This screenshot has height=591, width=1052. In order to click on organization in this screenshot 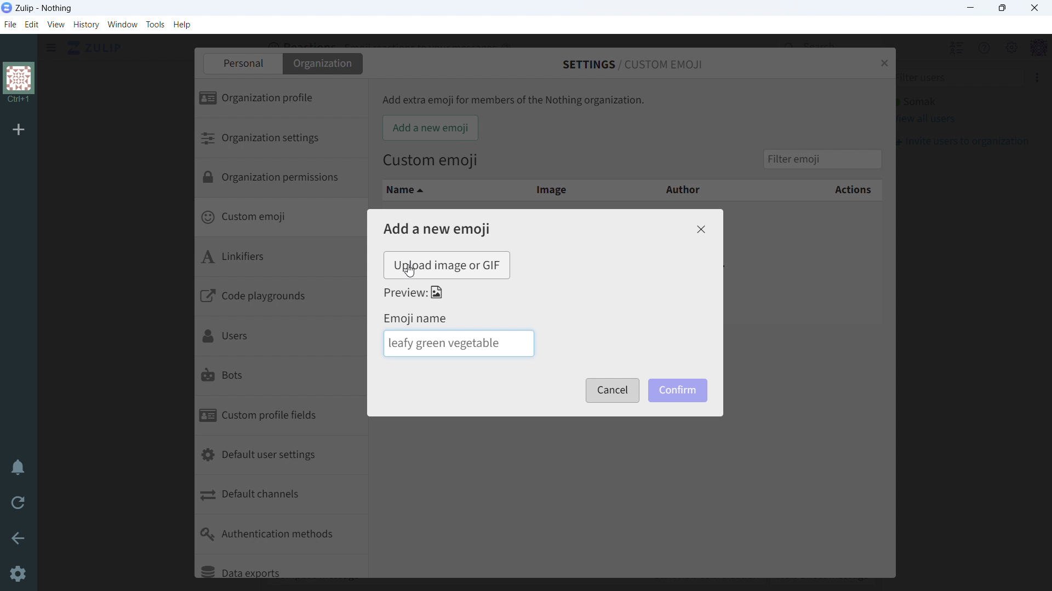, I will do `click(18, 84)`.